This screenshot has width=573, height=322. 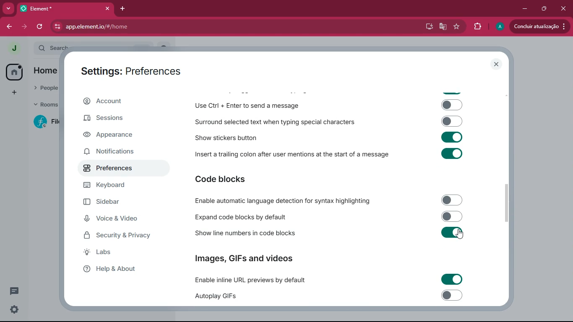 What do you see at coordinates (326, 200) in the screenshot?
I see `Enable automatic language detection for syntax highlighting` at bounding box center [326, 200].